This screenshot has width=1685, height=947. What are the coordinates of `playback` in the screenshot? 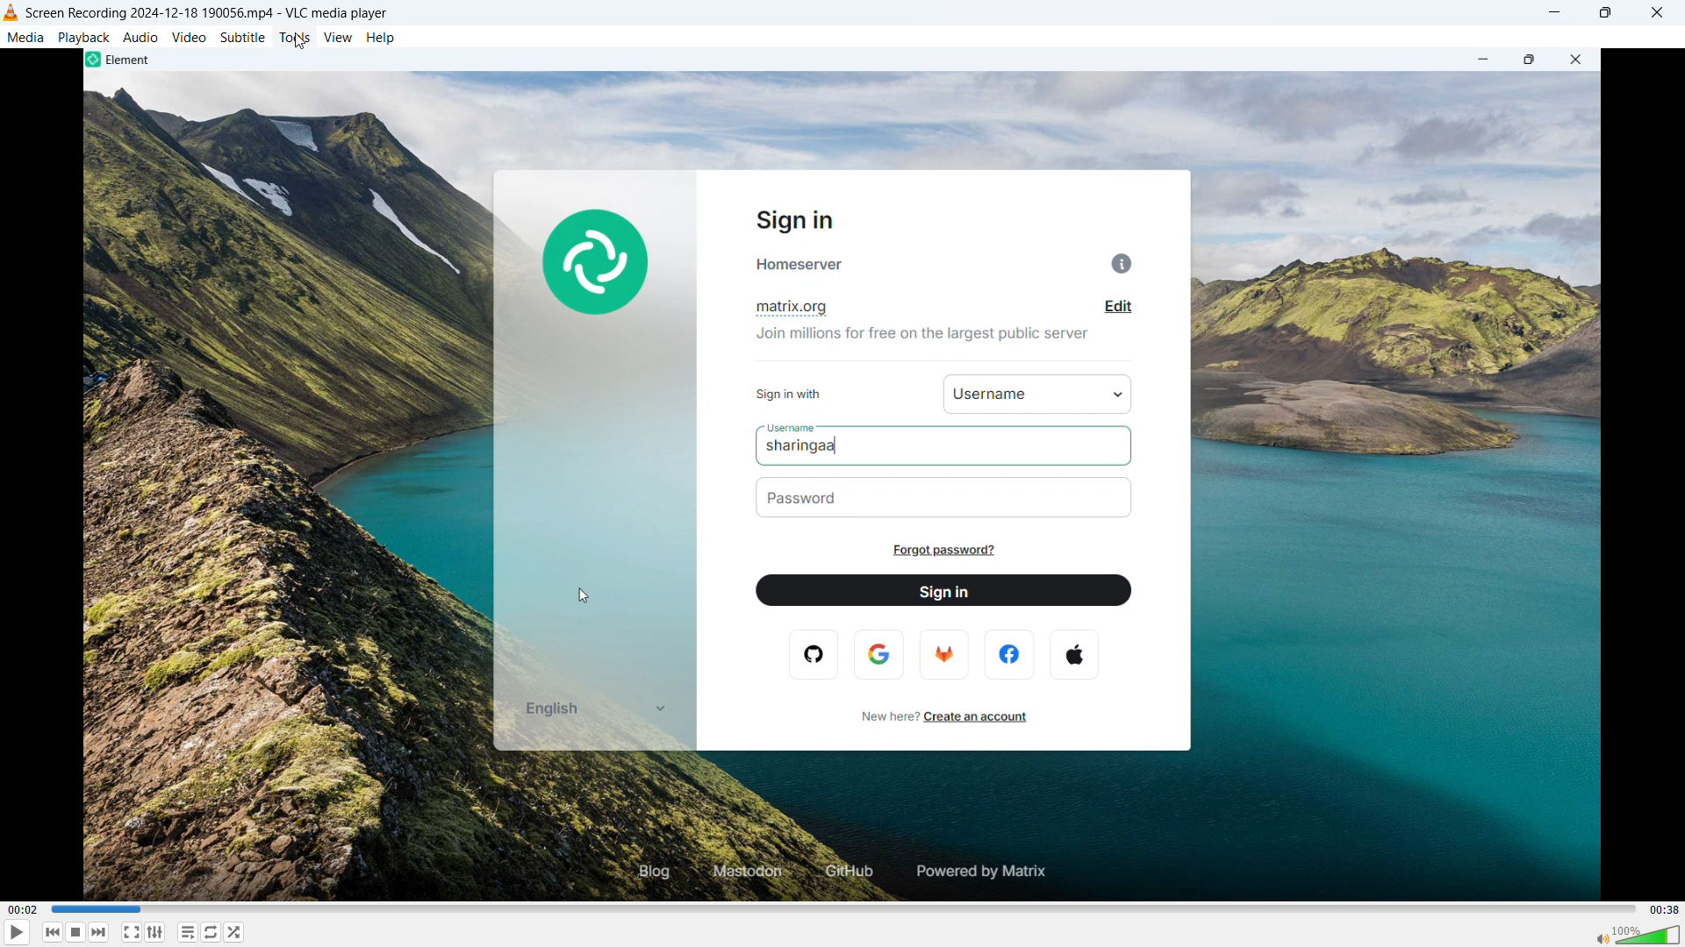 It's located at (84, 38).